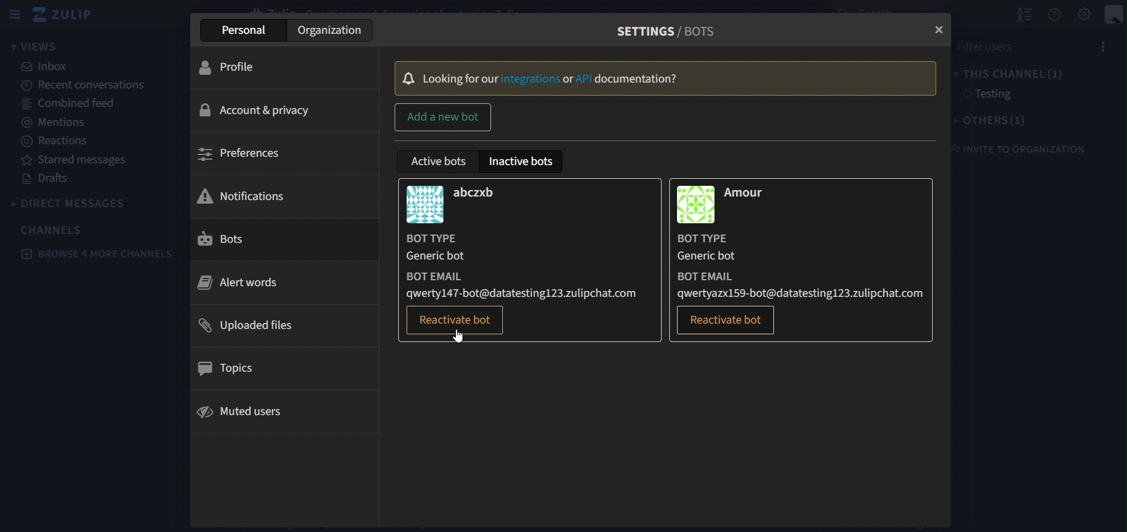  What do you see at coordinates (454, 321) in the screenshot?
I see `reactivate bot` at bounding box center [454, 321].